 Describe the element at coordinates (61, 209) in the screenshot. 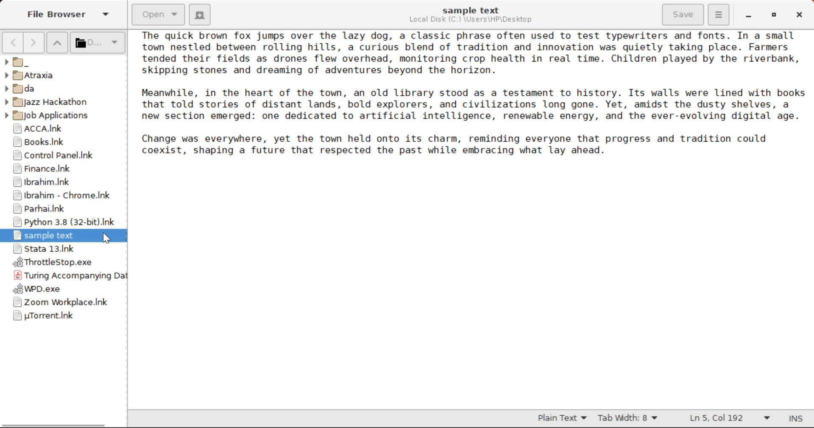

I see `Parhai Folder Shortcut Link` at that location.